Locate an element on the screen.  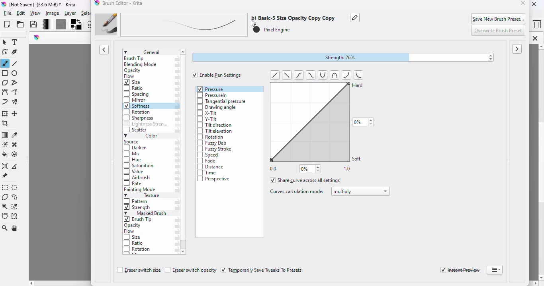
tild is located at coordinates (309, 75).